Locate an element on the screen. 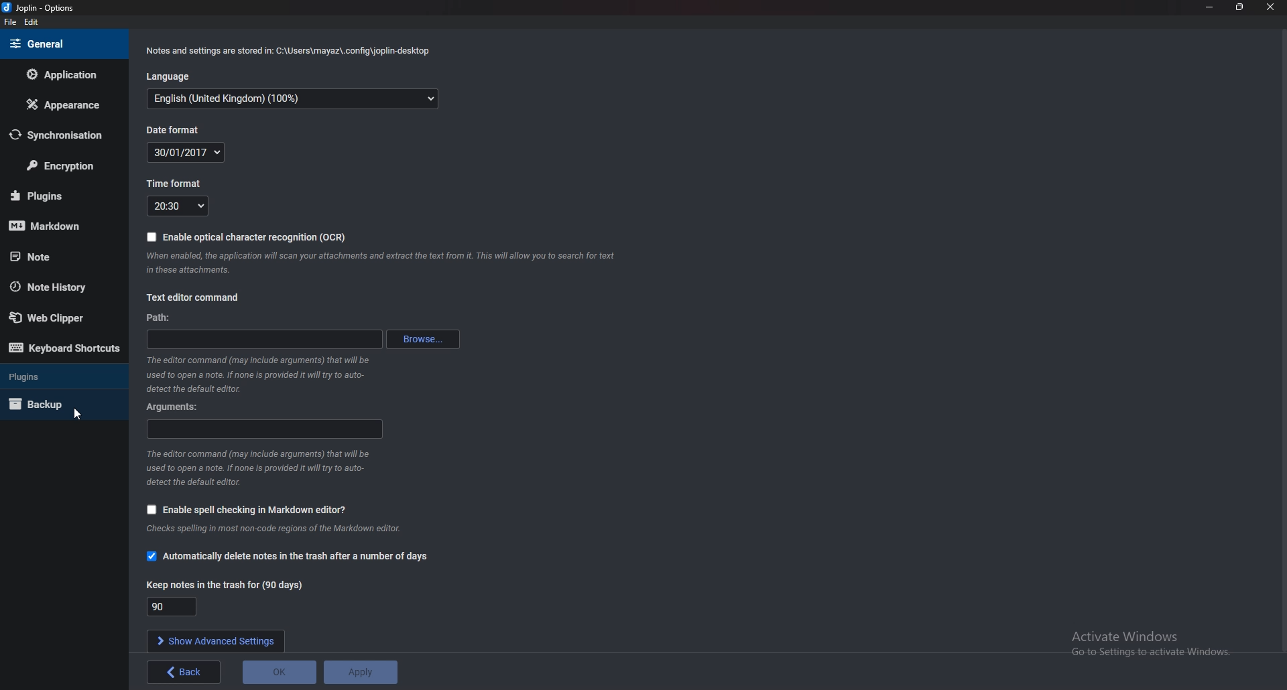 This screenshot has width=1287, height=690. Appearance is located at coordinates (60, 106).